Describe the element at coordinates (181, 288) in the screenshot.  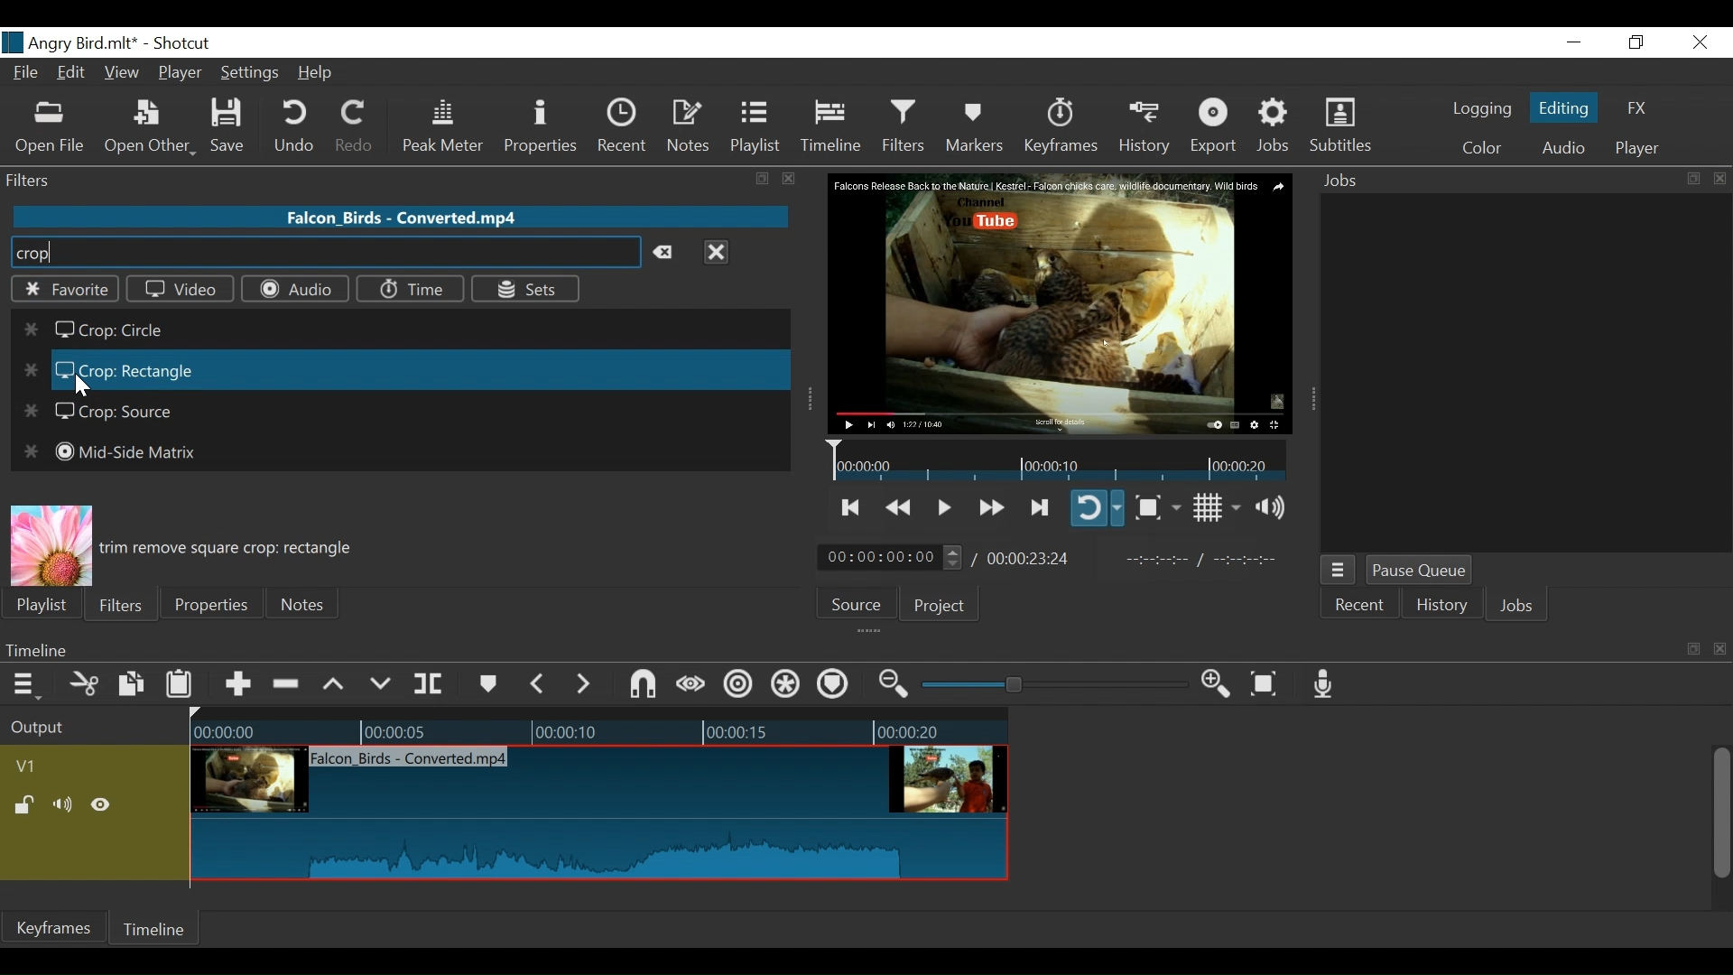
I see `Video` at that location.